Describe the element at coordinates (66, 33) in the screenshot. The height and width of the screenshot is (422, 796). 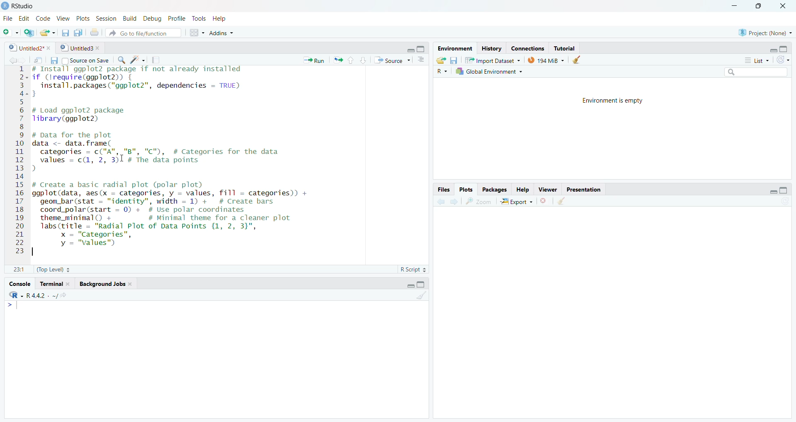
I see `save current document` at that location.